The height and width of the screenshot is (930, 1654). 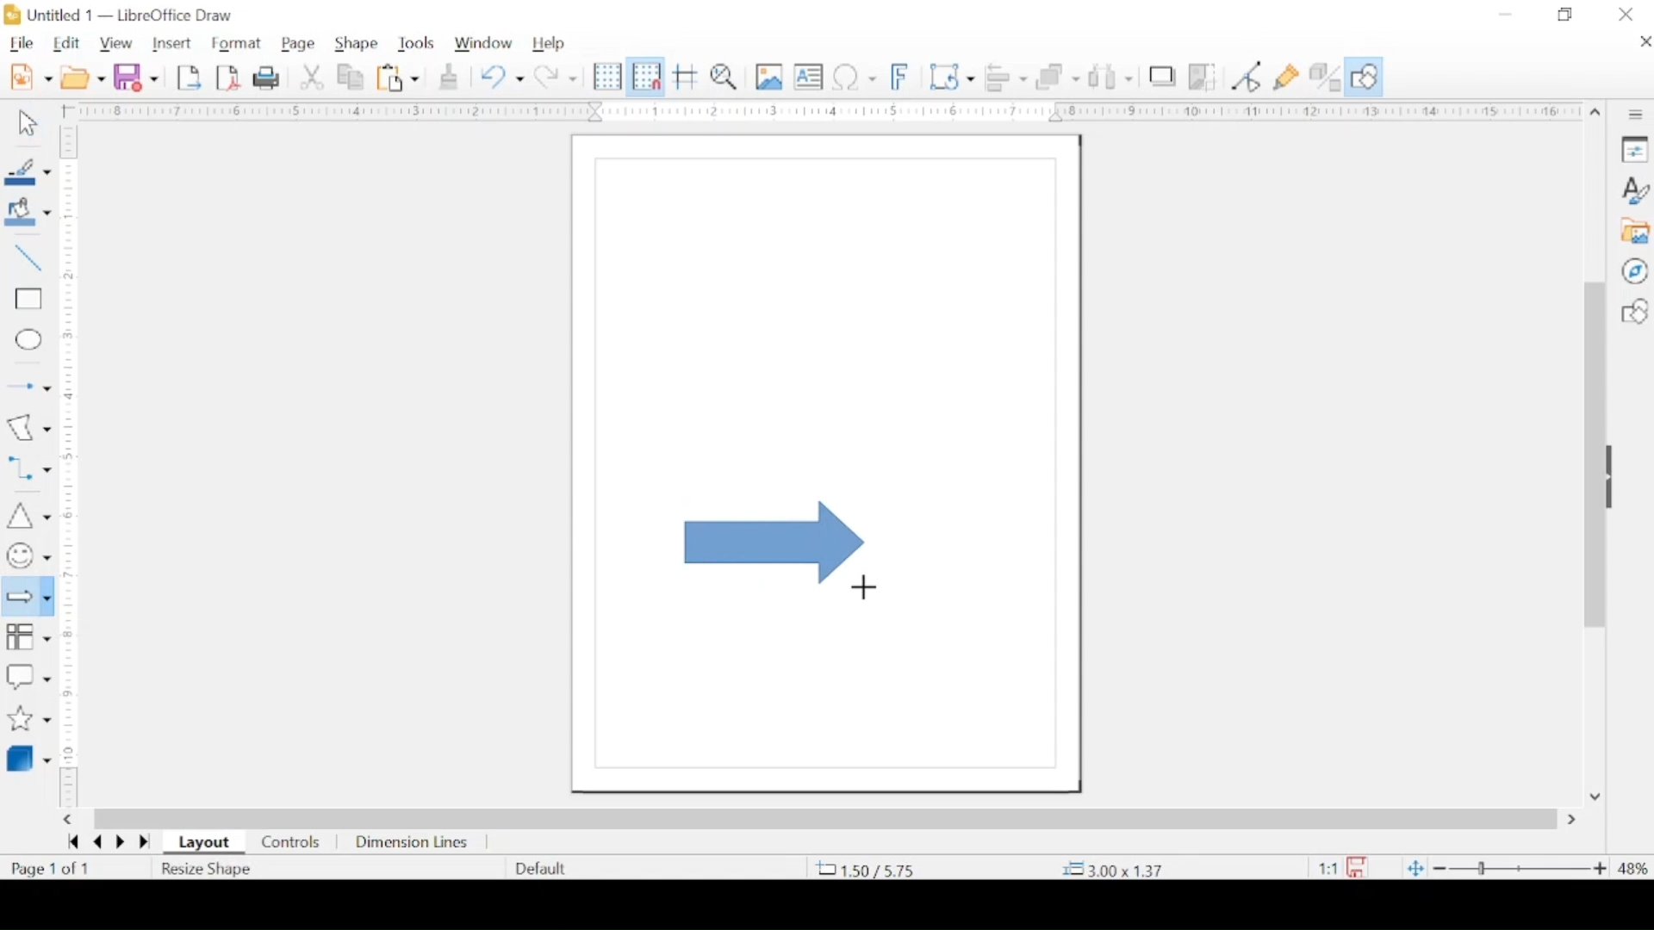 I want to click on toggle extrusion, so click(x=1325, y=76).